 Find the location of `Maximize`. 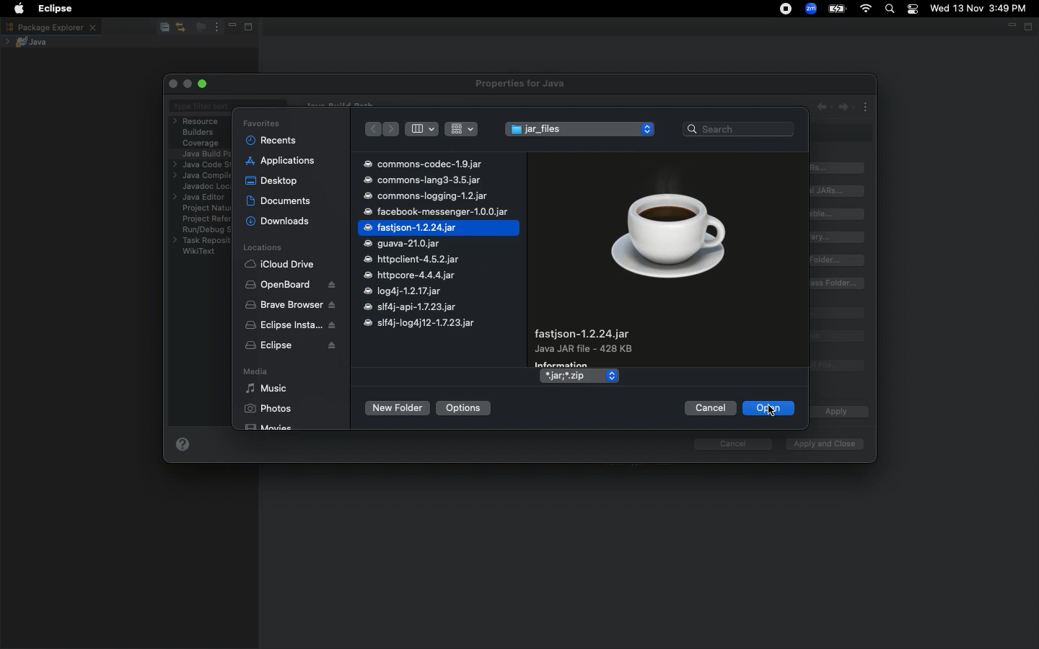

Maximize is located at coordinates (204, 84).